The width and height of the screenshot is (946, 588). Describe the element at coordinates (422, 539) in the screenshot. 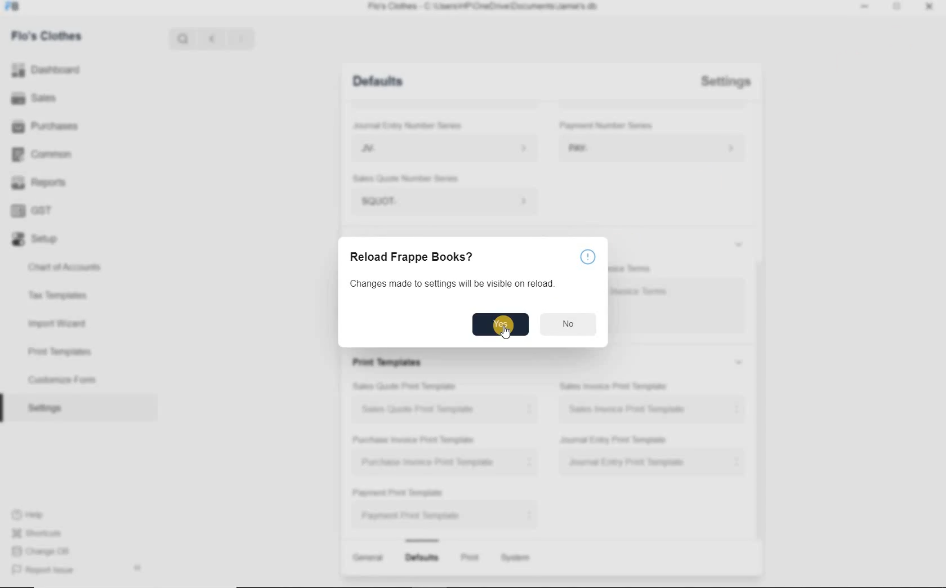

I see `Bar` at that location.